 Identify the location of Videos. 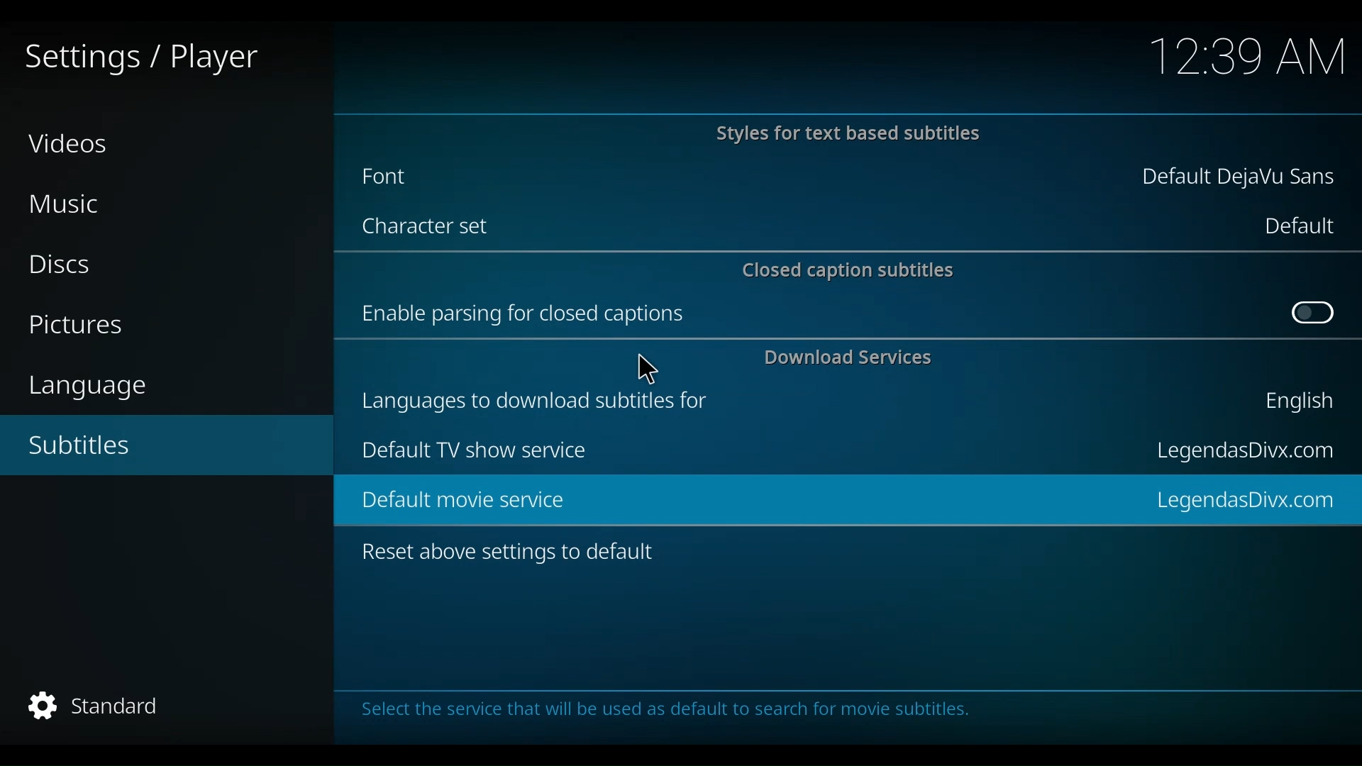
(70, 143).